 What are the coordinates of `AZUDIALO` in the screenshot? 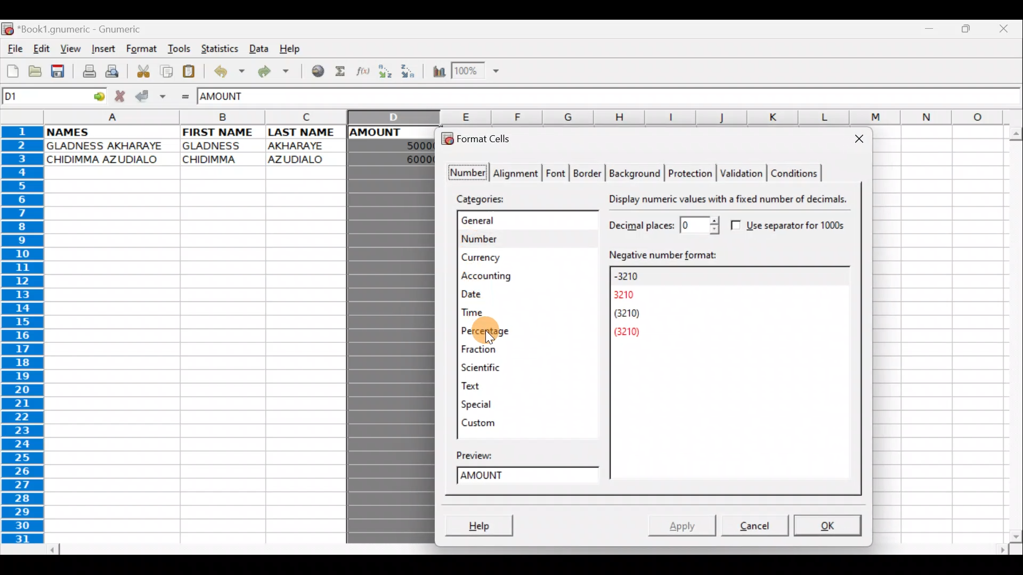 It's located at (300, 159).